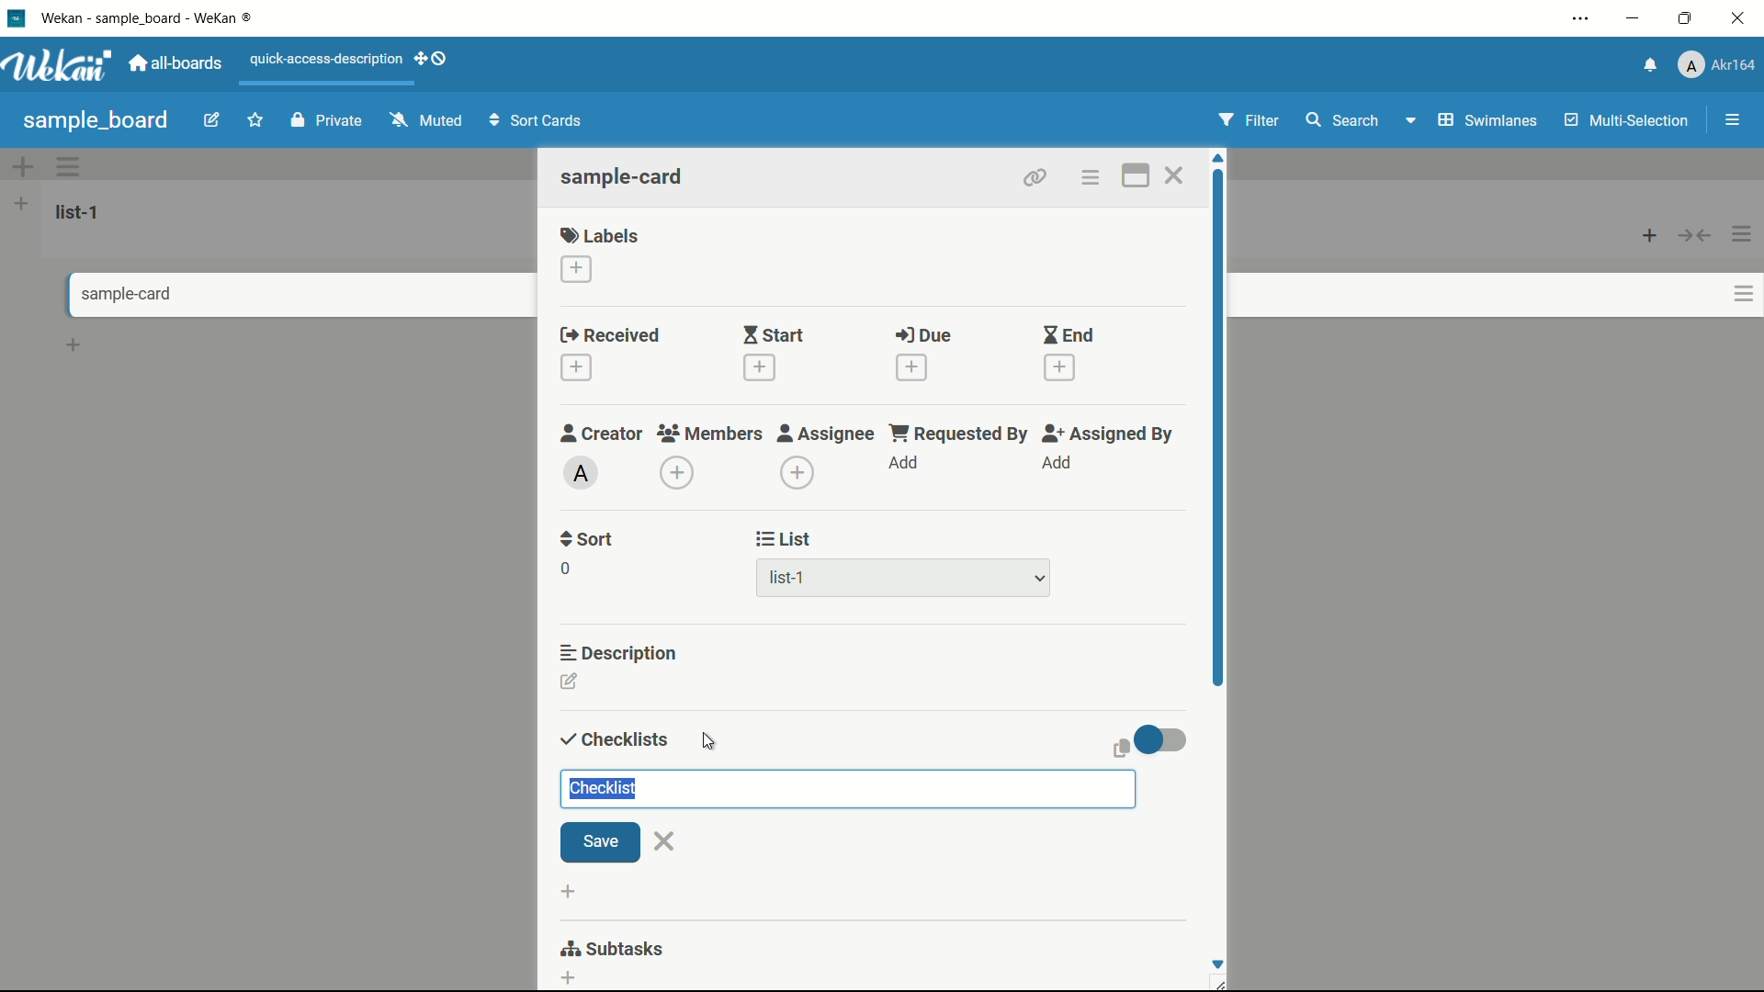  Describe the element at coordinates (1583, 20) in the screenshot. I see `settings and more` at that location.